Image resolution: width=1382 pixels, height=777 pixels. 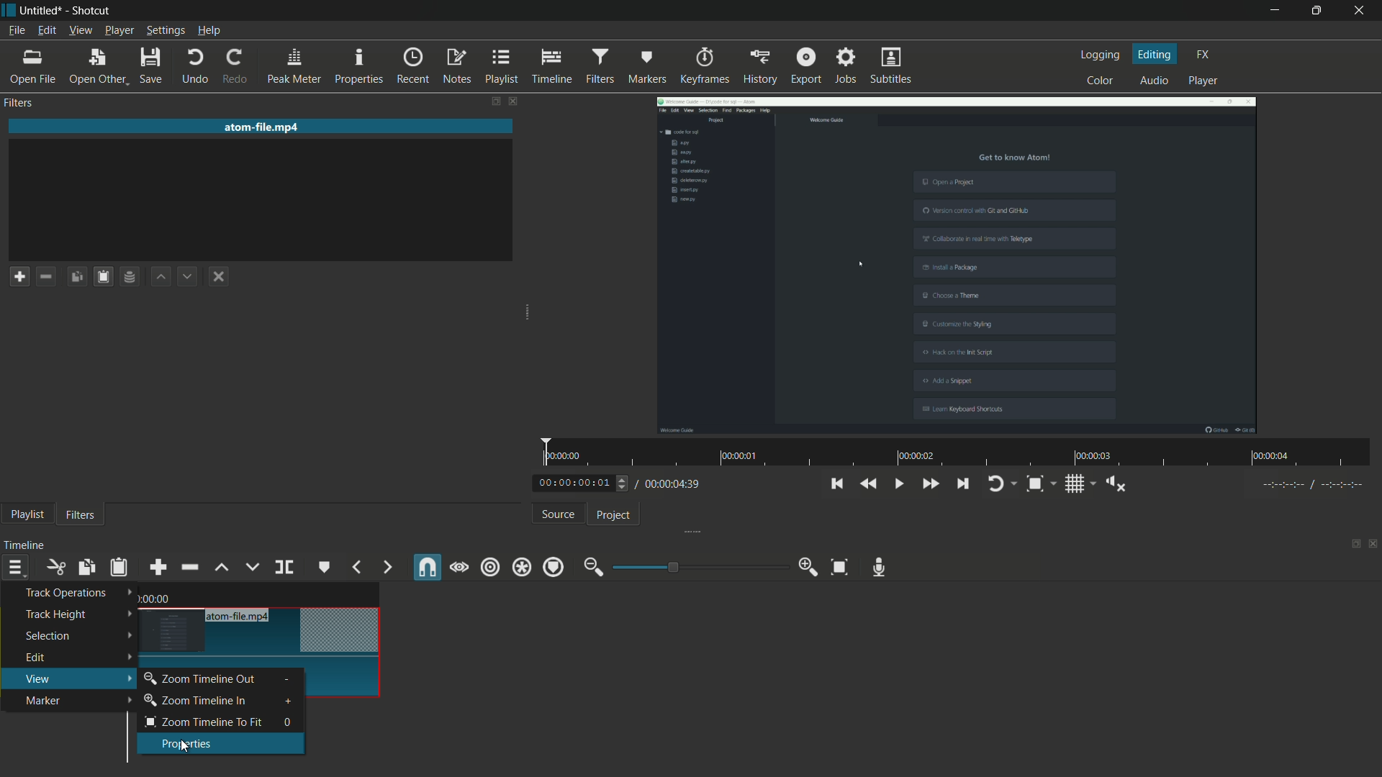 What do you see at coordinates (962, 483) in the screenshot?
I see `skip to the next point` at bounding box center [962, 483].